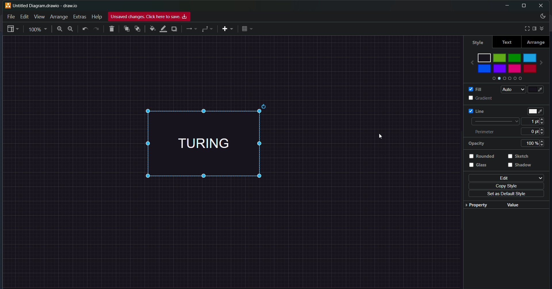 The width and height of the screenshot is (552, 289). What do you see at coordinates (525, 28) in the screenshot?
I see `fullscreen` at bounding box center [525, 28].